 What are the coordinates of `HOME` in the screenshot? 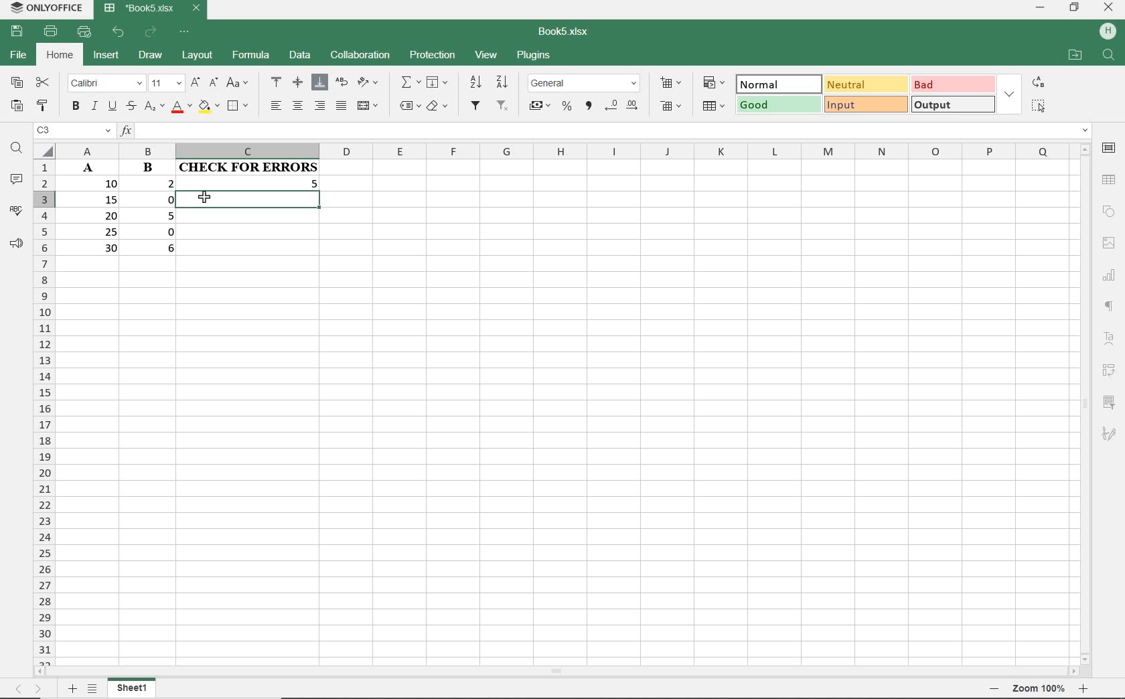 It's located at (60, 57).